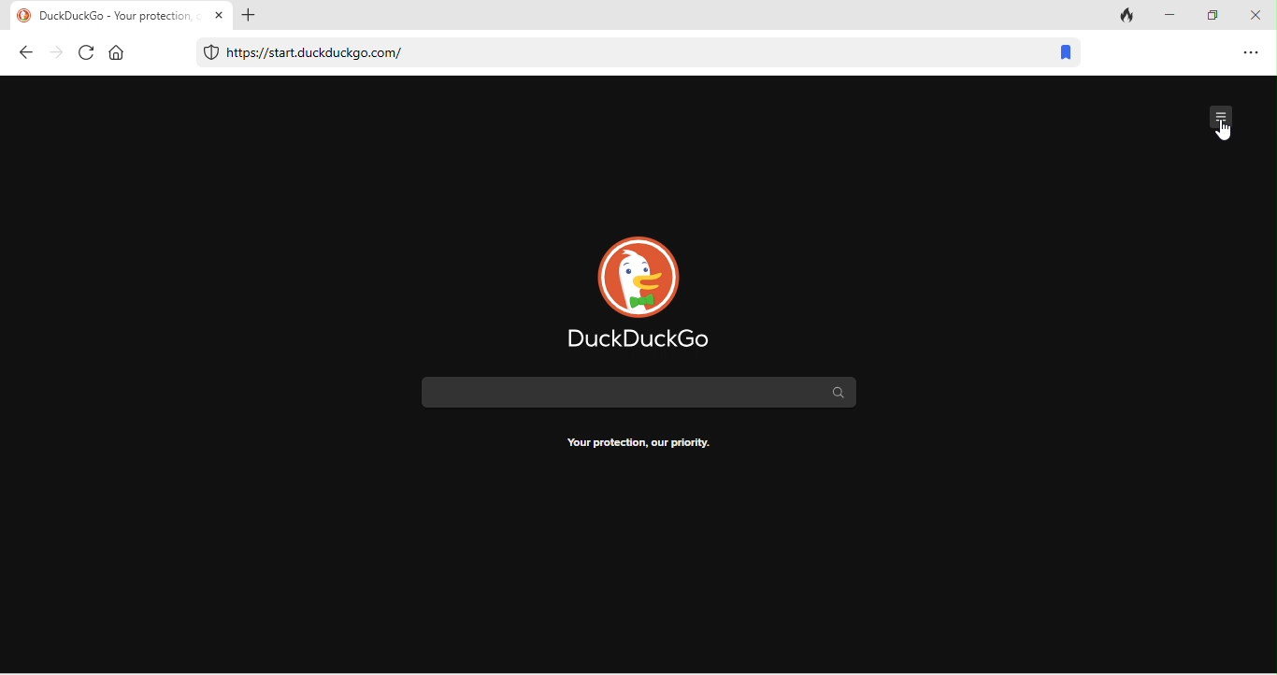 The image size is (1277, 675). I want to click on web link, so click(615, 54).